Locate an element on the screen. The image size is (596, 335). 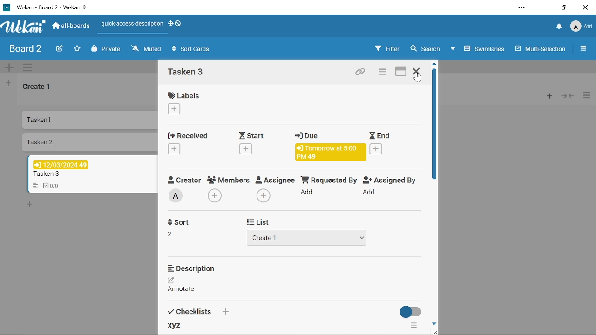
on/off is located at coordinates (410, 310).